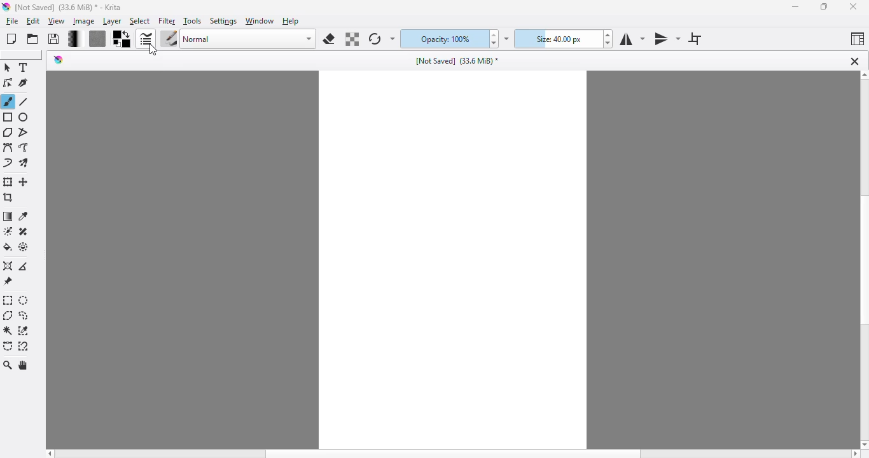  Describe the element at coordinates (11, 39) in the screenshot. I see `create new document` at that location.